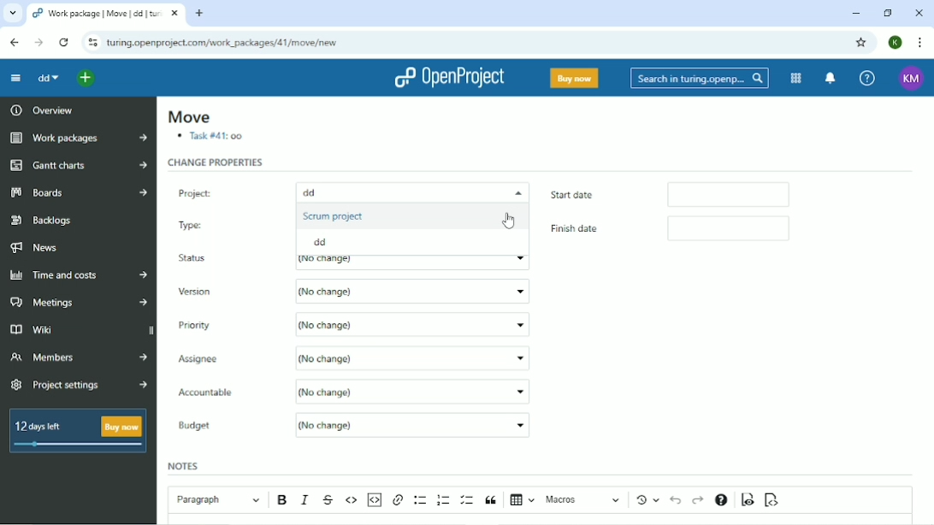 Image resolution: width=934 pixels, height=525 pixels. Describe the element at coordinates (65, 43) in the screenshot. I see `reload this page` at that location.